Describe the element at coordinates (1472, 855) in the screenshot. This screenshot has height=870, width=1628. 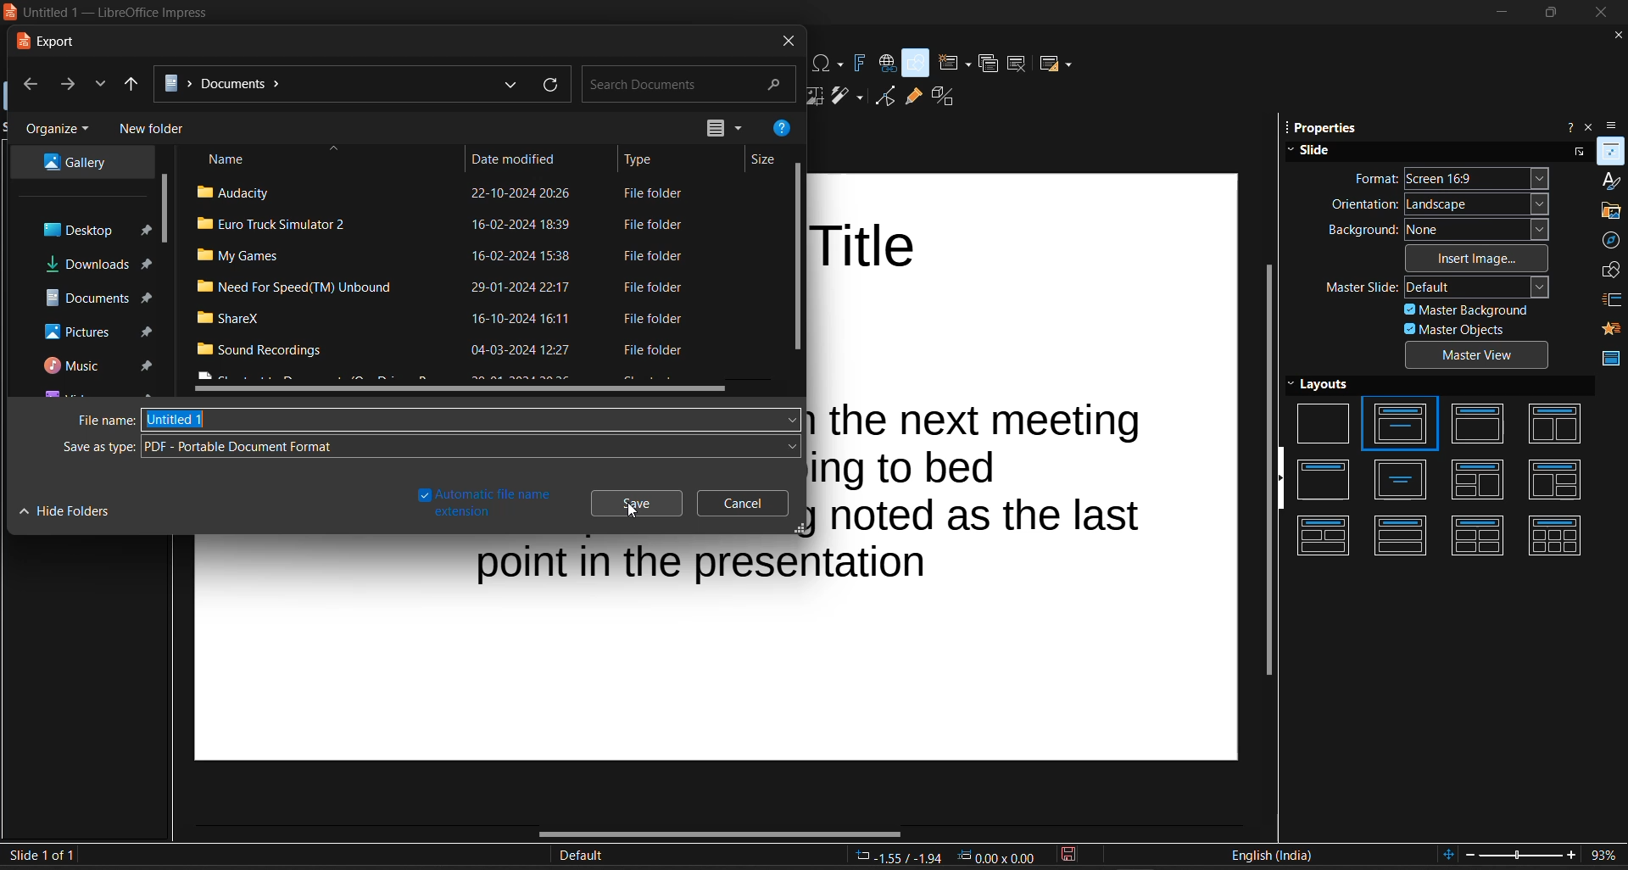
I see `zoom out` at that location.